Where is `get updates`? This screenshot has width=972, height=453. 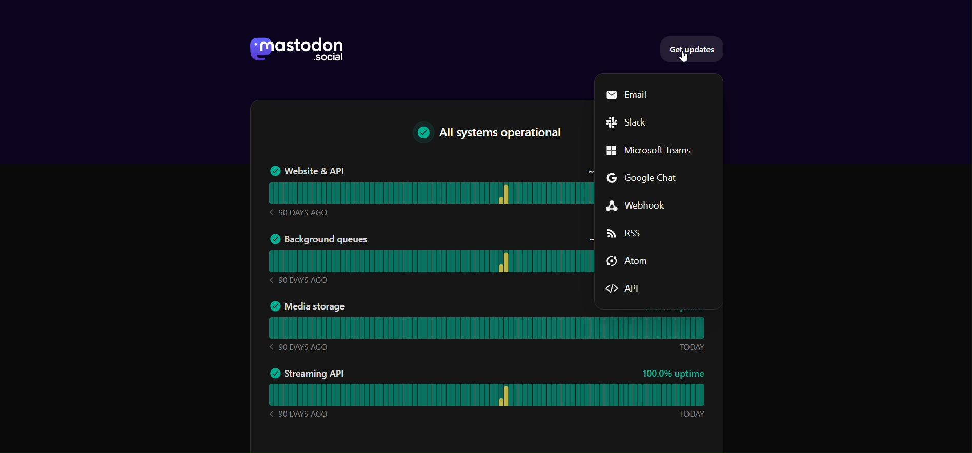 get updates is located at coordinates (694, 49).